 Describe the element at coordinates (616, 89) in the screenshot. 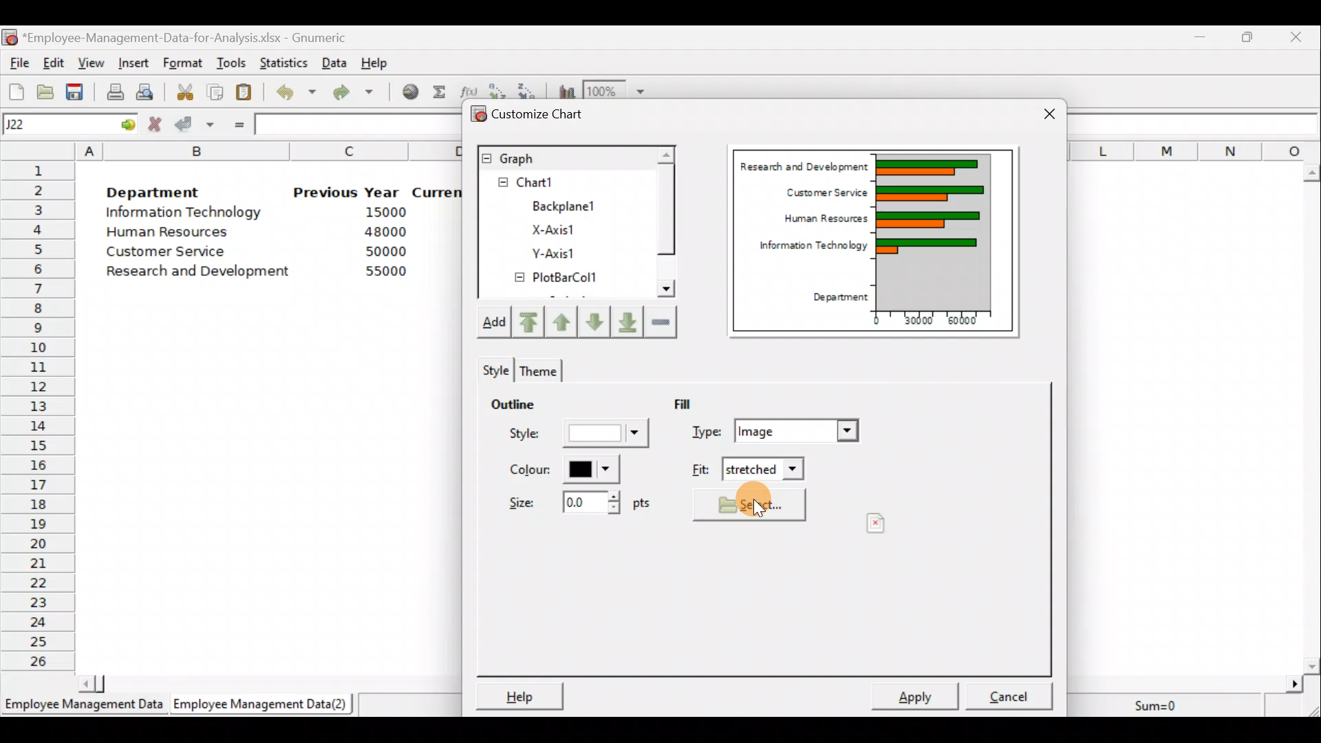

I see `Zoom` at that location.